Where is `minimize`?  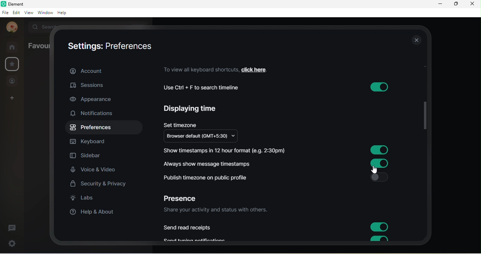
minimize is located at coordinates (438, 5).